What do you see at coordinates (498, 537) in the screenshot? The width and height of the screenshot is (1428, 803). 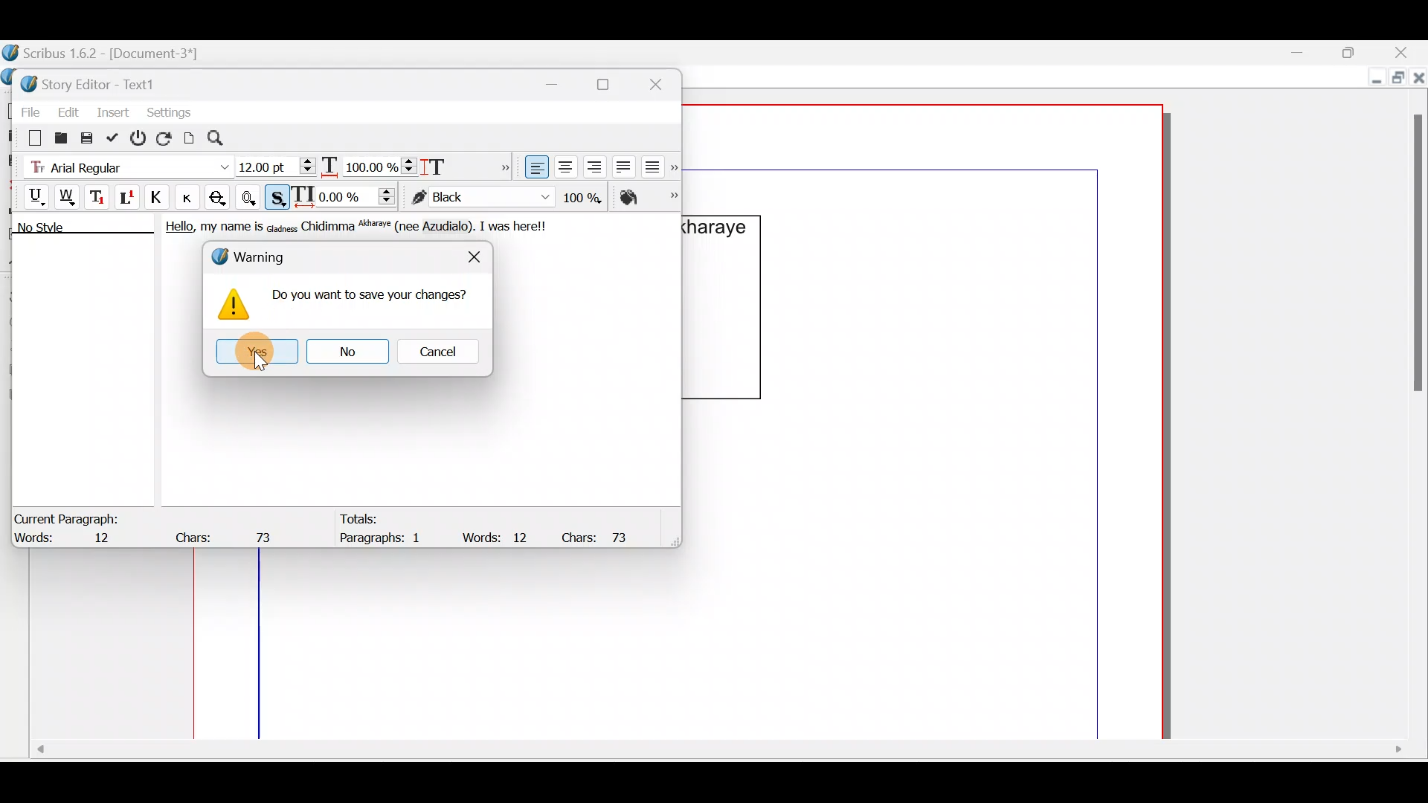 I see `Words: 12` at bounding box center [498, 537].